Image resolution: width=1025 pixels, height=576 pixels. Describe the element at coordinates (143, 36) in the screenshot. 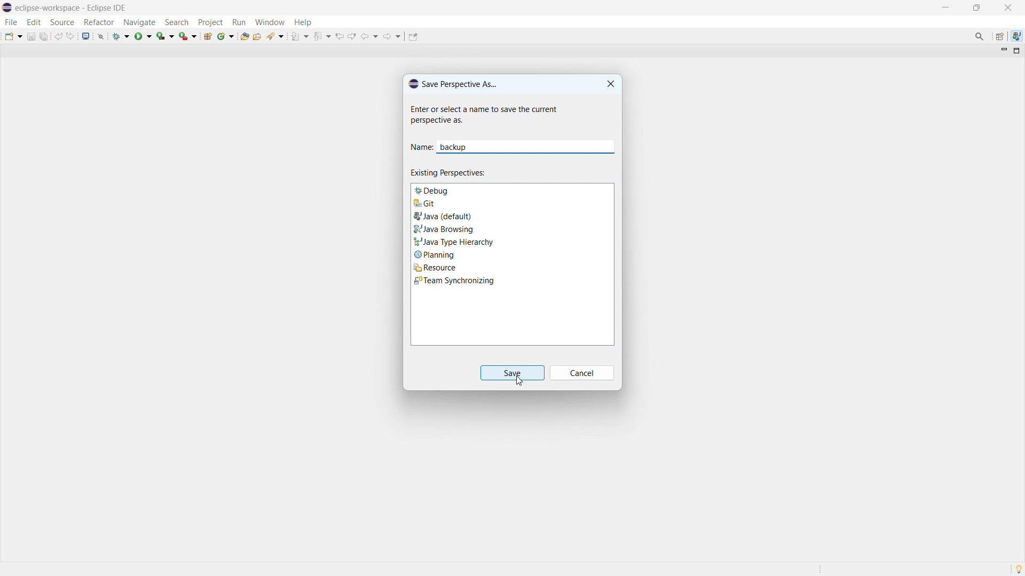

I see `run` at that location.